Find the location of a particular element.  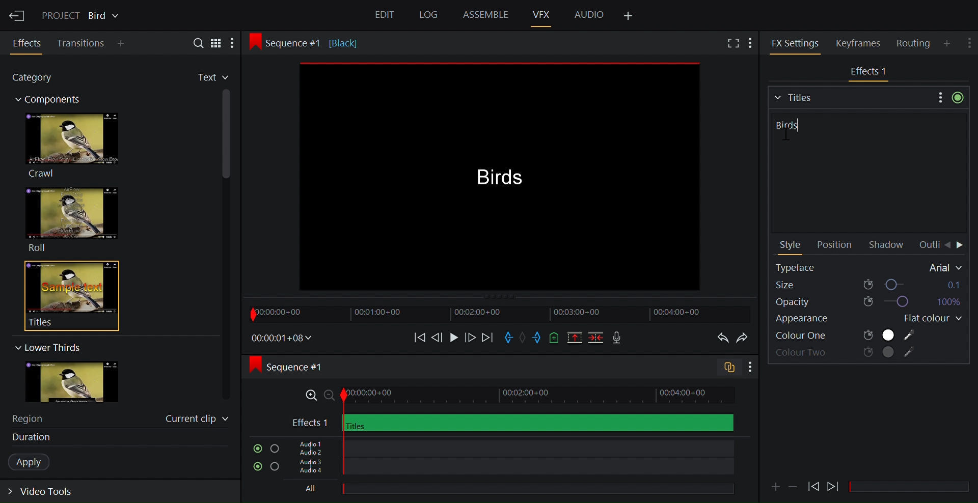

Delete/cut is located at coordinates (597, 339).